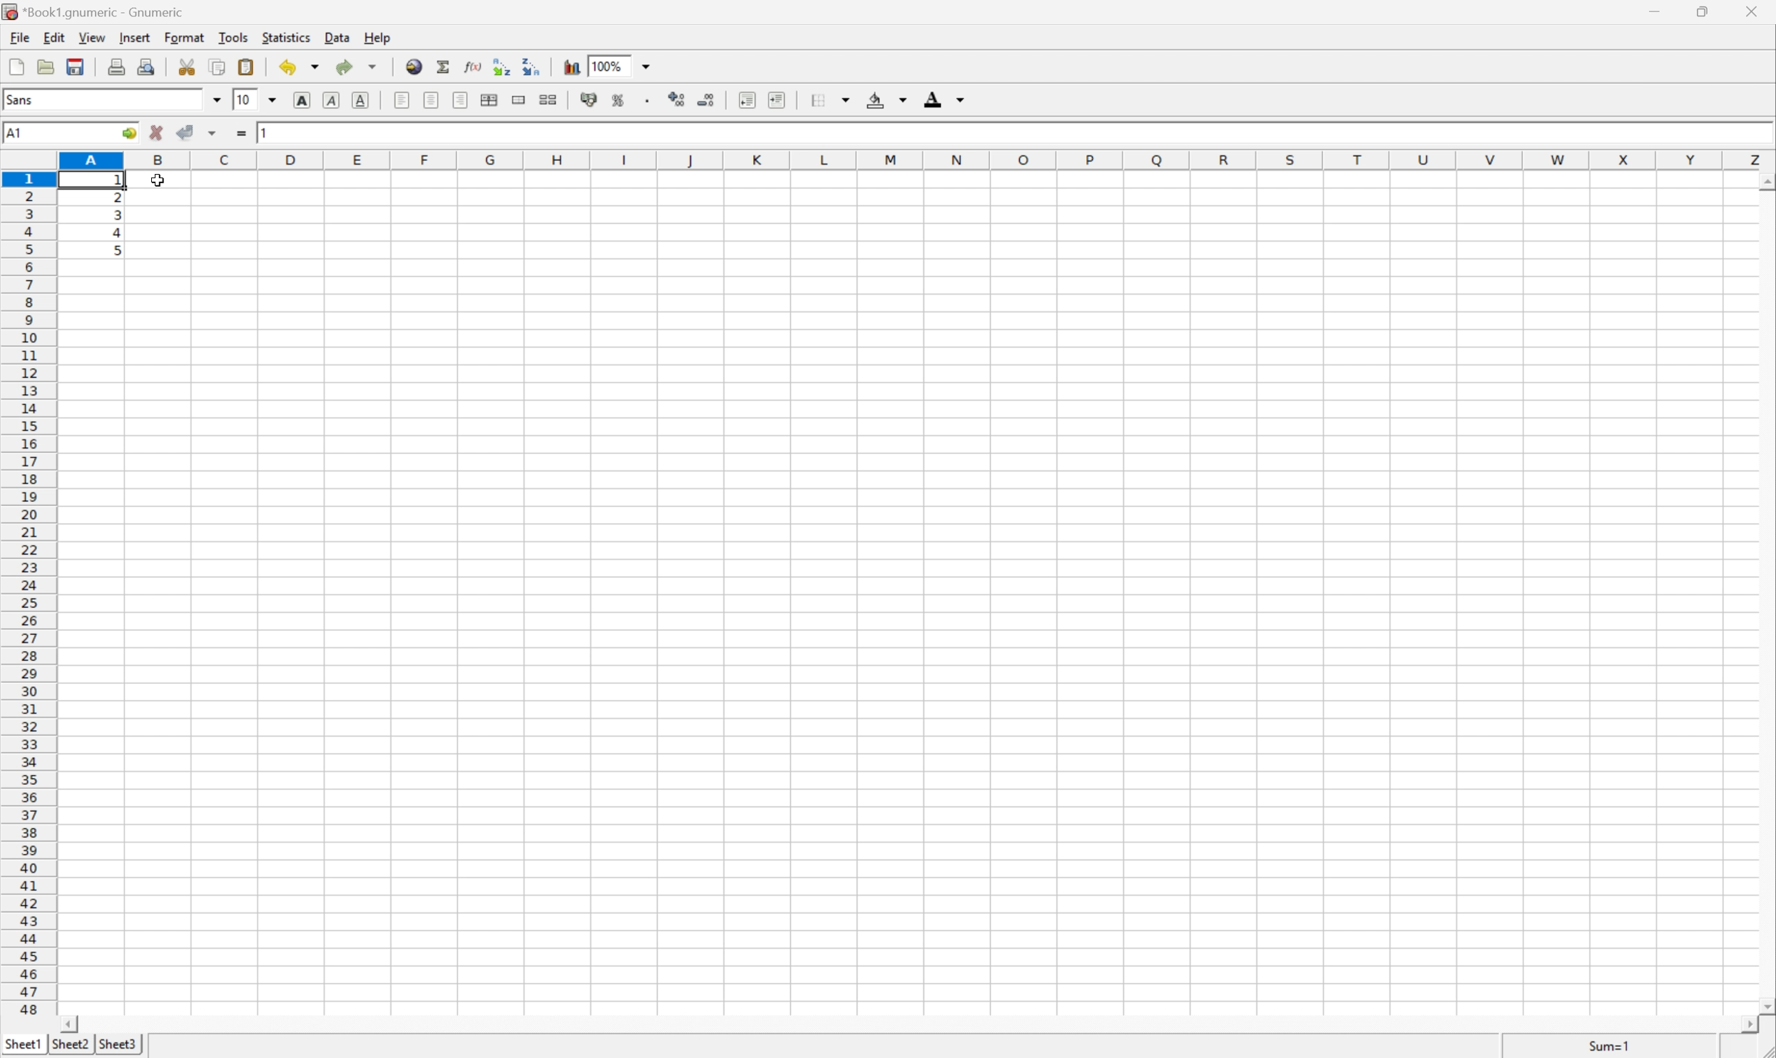 Image resolution: width=1776 pixels, height=1058 pixels. What do you see at coordinates (610, 65) in the screenshot?
I see `100%` at bounding box center [610, 65].